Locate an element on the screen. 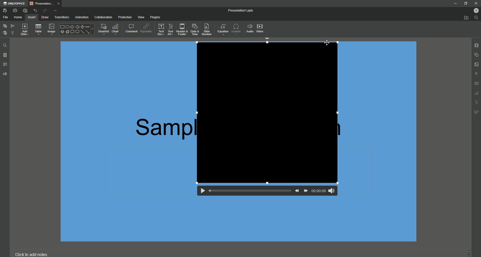 This screenshot has width=481, height=257. Text Box is located at coordinates (160, 29).